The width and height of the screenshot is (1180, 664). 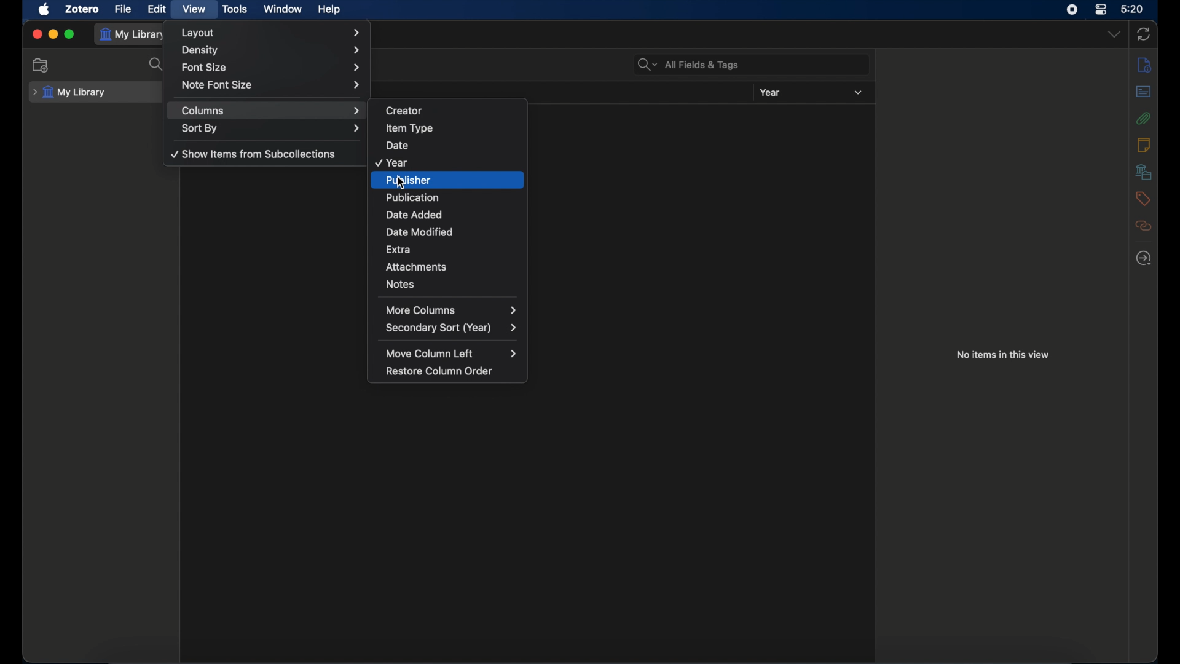 I want to click on notes, so click(x=451, y=283).